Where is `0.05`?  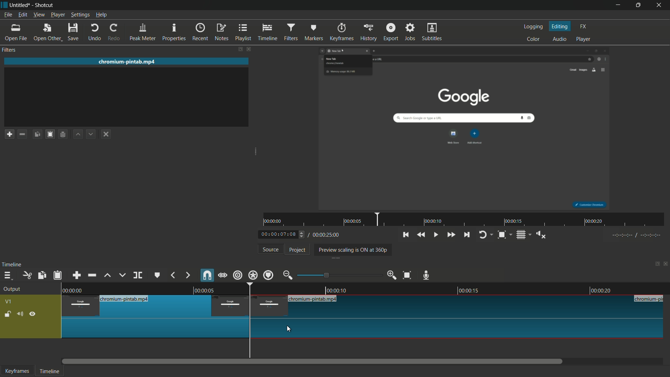
0.05 is located at coordinates (202, 290).